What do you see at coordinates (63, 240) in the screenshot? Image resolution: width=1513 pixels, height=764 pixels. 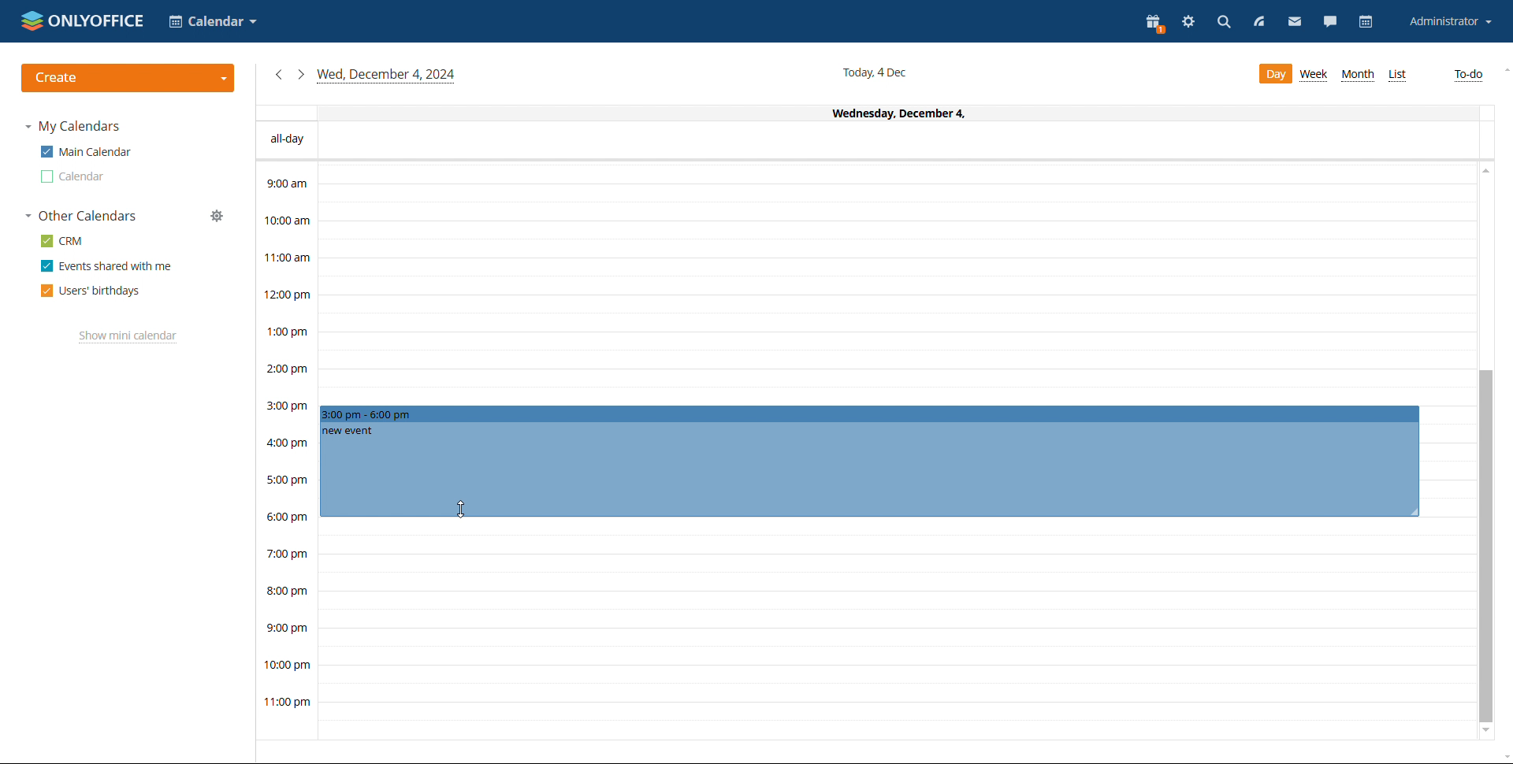 I see `crm` at bounding box center [63, 240].